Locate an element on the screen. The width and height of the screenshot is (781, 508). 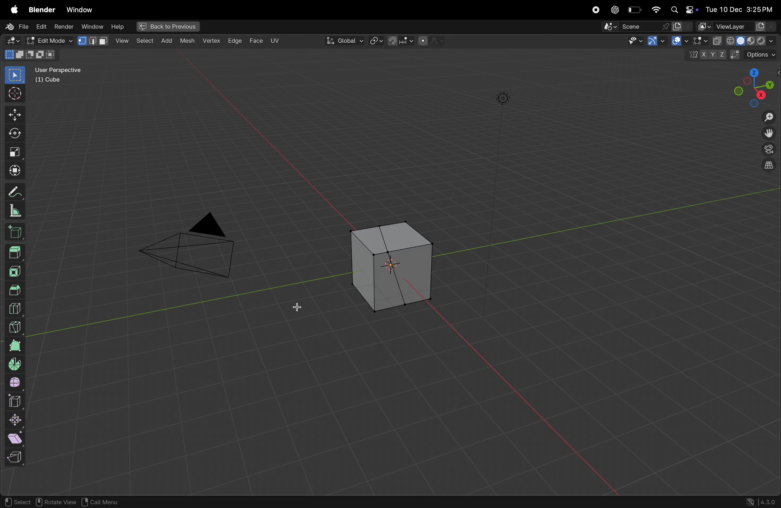
toggle camera is located at coordinates (768, 150).